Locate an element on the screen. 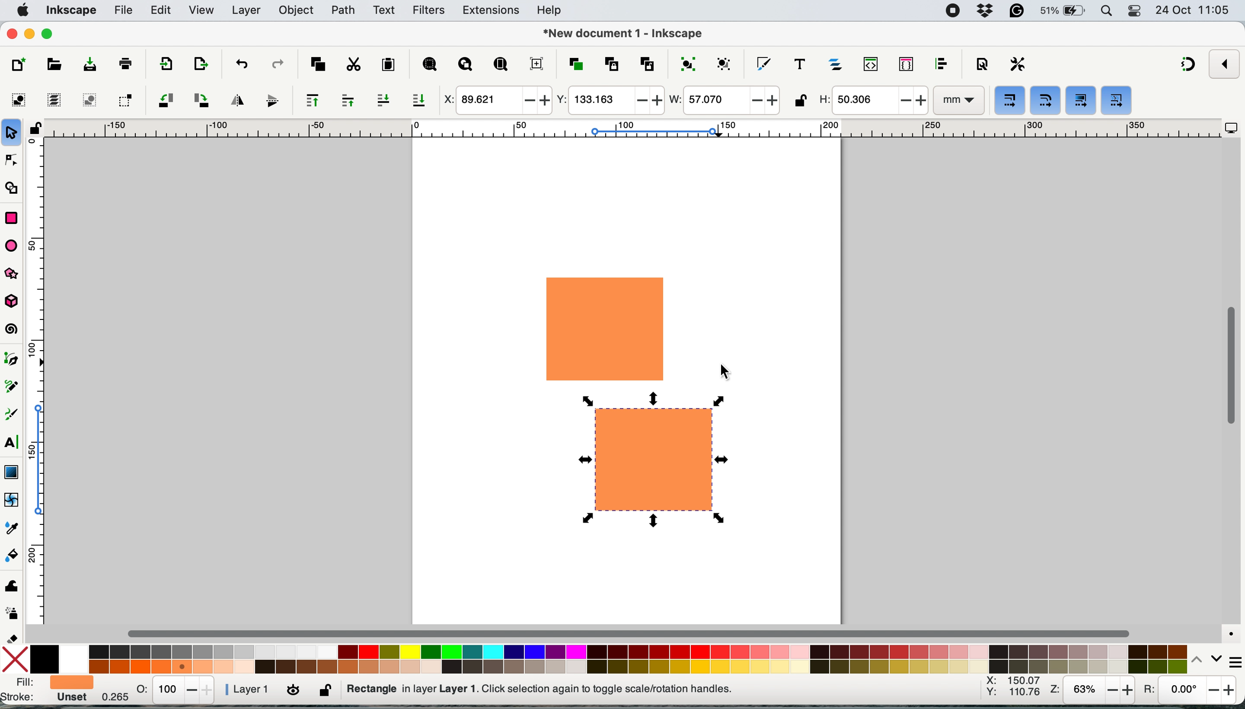 This screenshot has height=709, width=1245. screen recorder is located at coordinates (953, 11).